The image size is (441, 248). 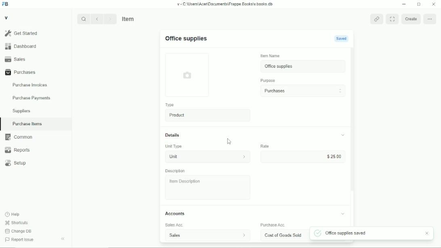 What do you see at coordinates (268, 81) in the screenshot?
I see `purpose` at bounding box center [268, 81].